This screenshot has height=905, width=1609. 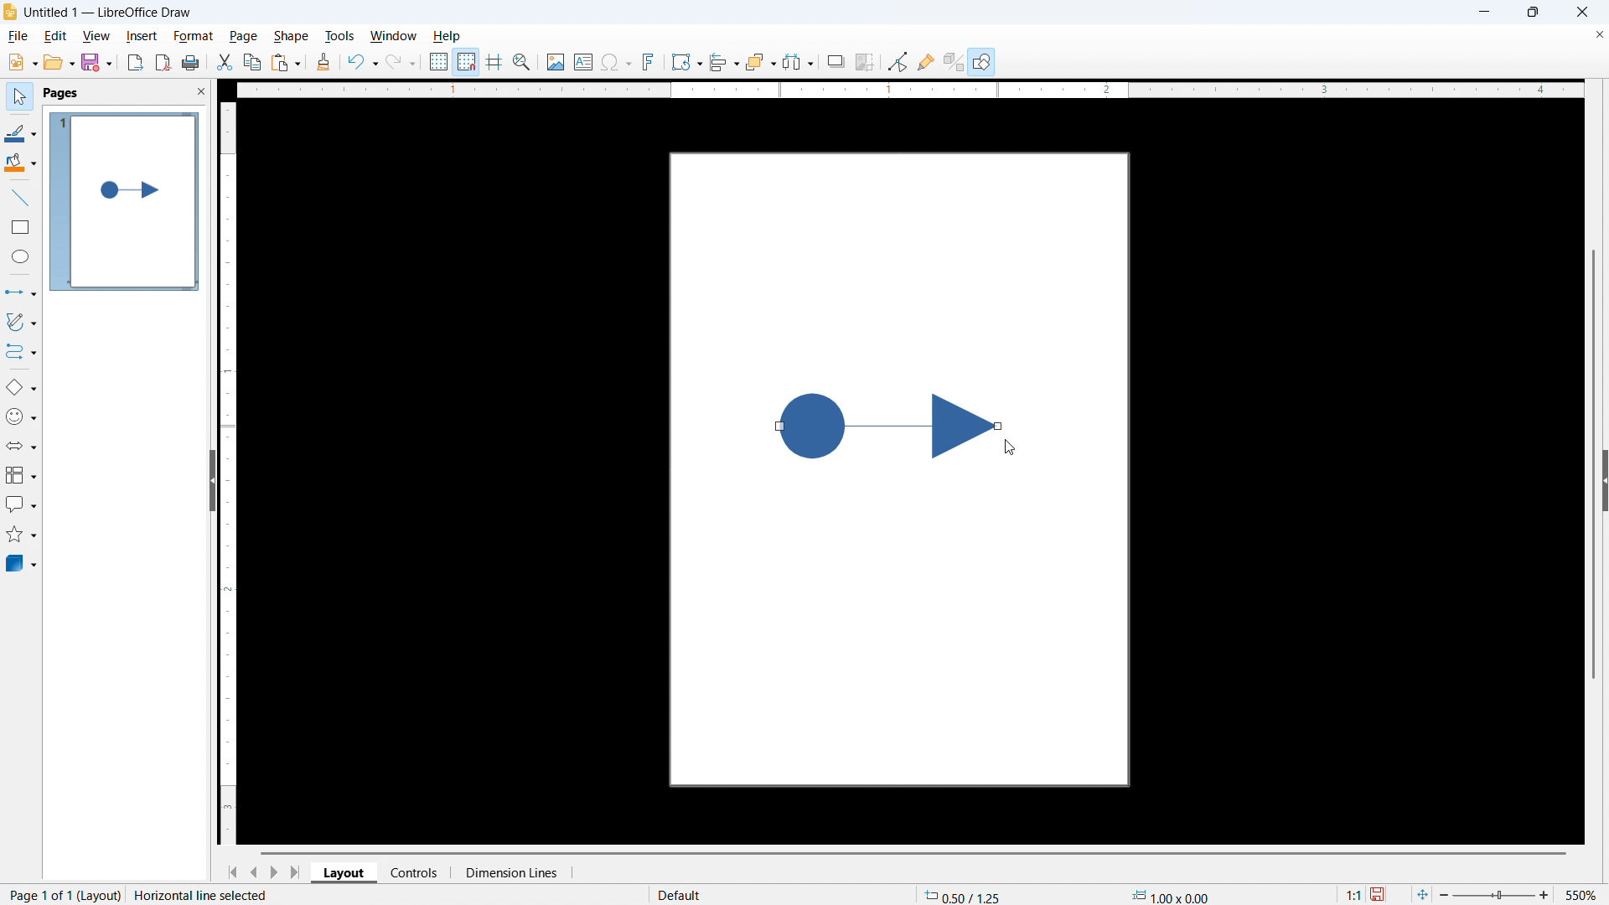 I want to click on save , so click(x=1379, y=895).